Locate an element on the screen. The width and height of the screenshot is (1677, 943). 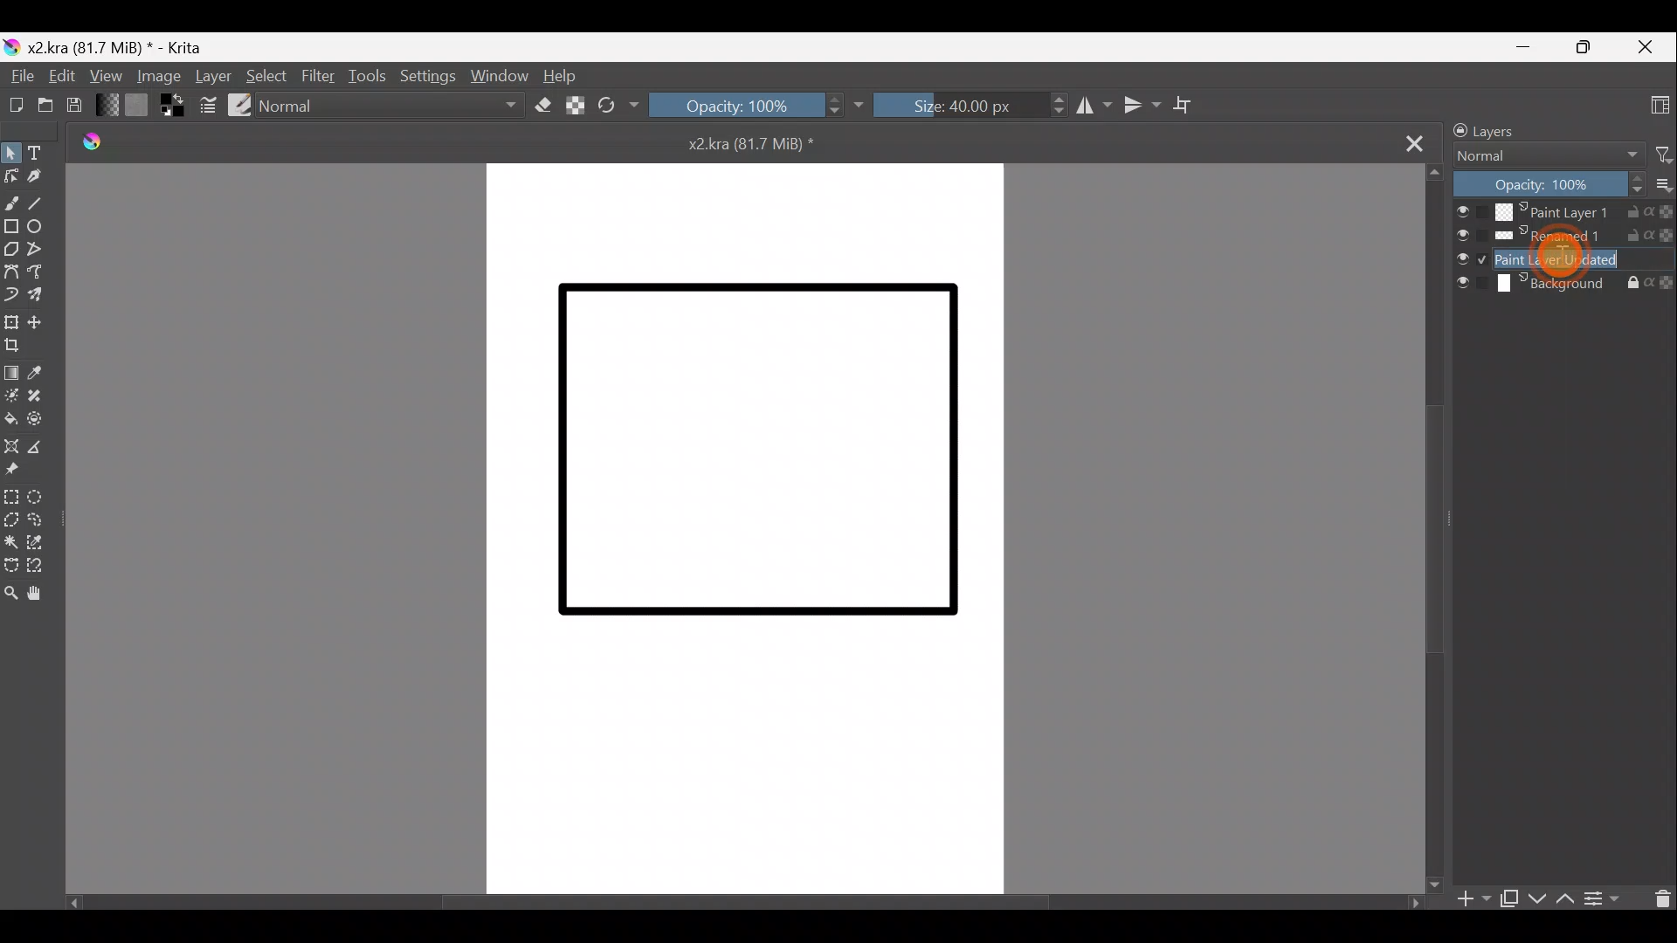
Contiguous selection tool is located at coordinates (10, 539).